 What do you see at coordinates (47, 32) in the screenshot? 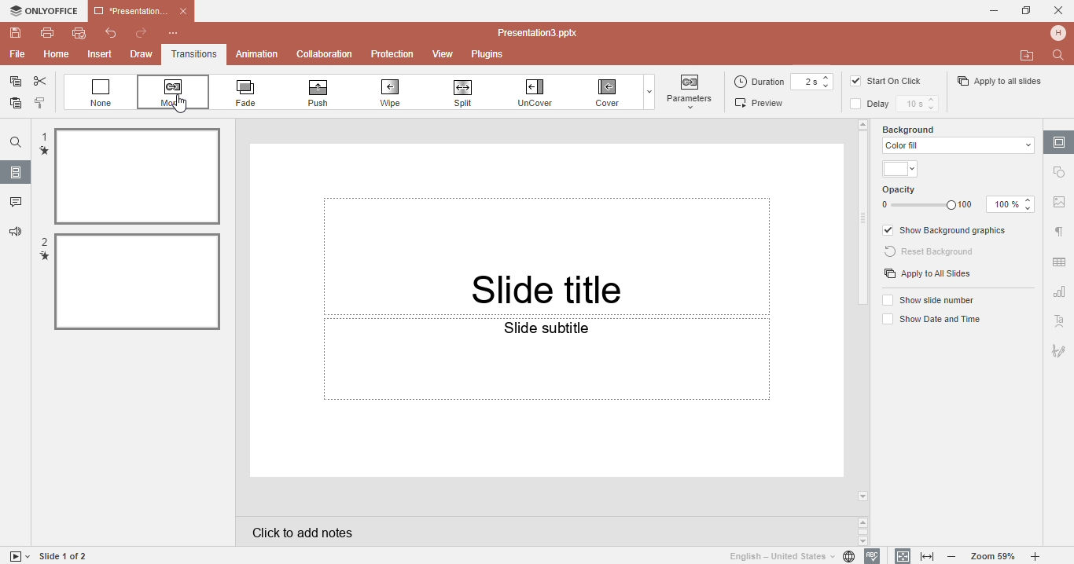
I see `Print file` at bounding box center [47, 32].